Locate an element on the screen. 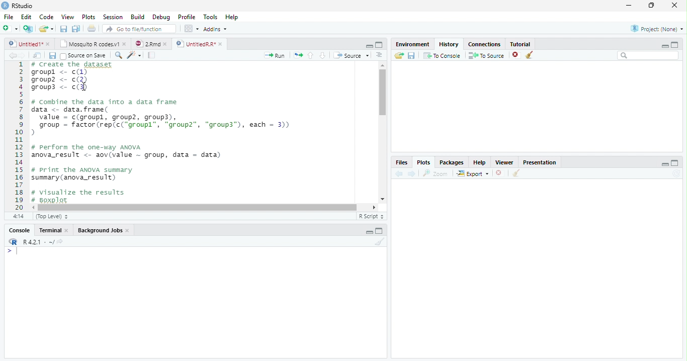 The image size is (687, 361). Go to next section  is located at coordinates (323, 56).